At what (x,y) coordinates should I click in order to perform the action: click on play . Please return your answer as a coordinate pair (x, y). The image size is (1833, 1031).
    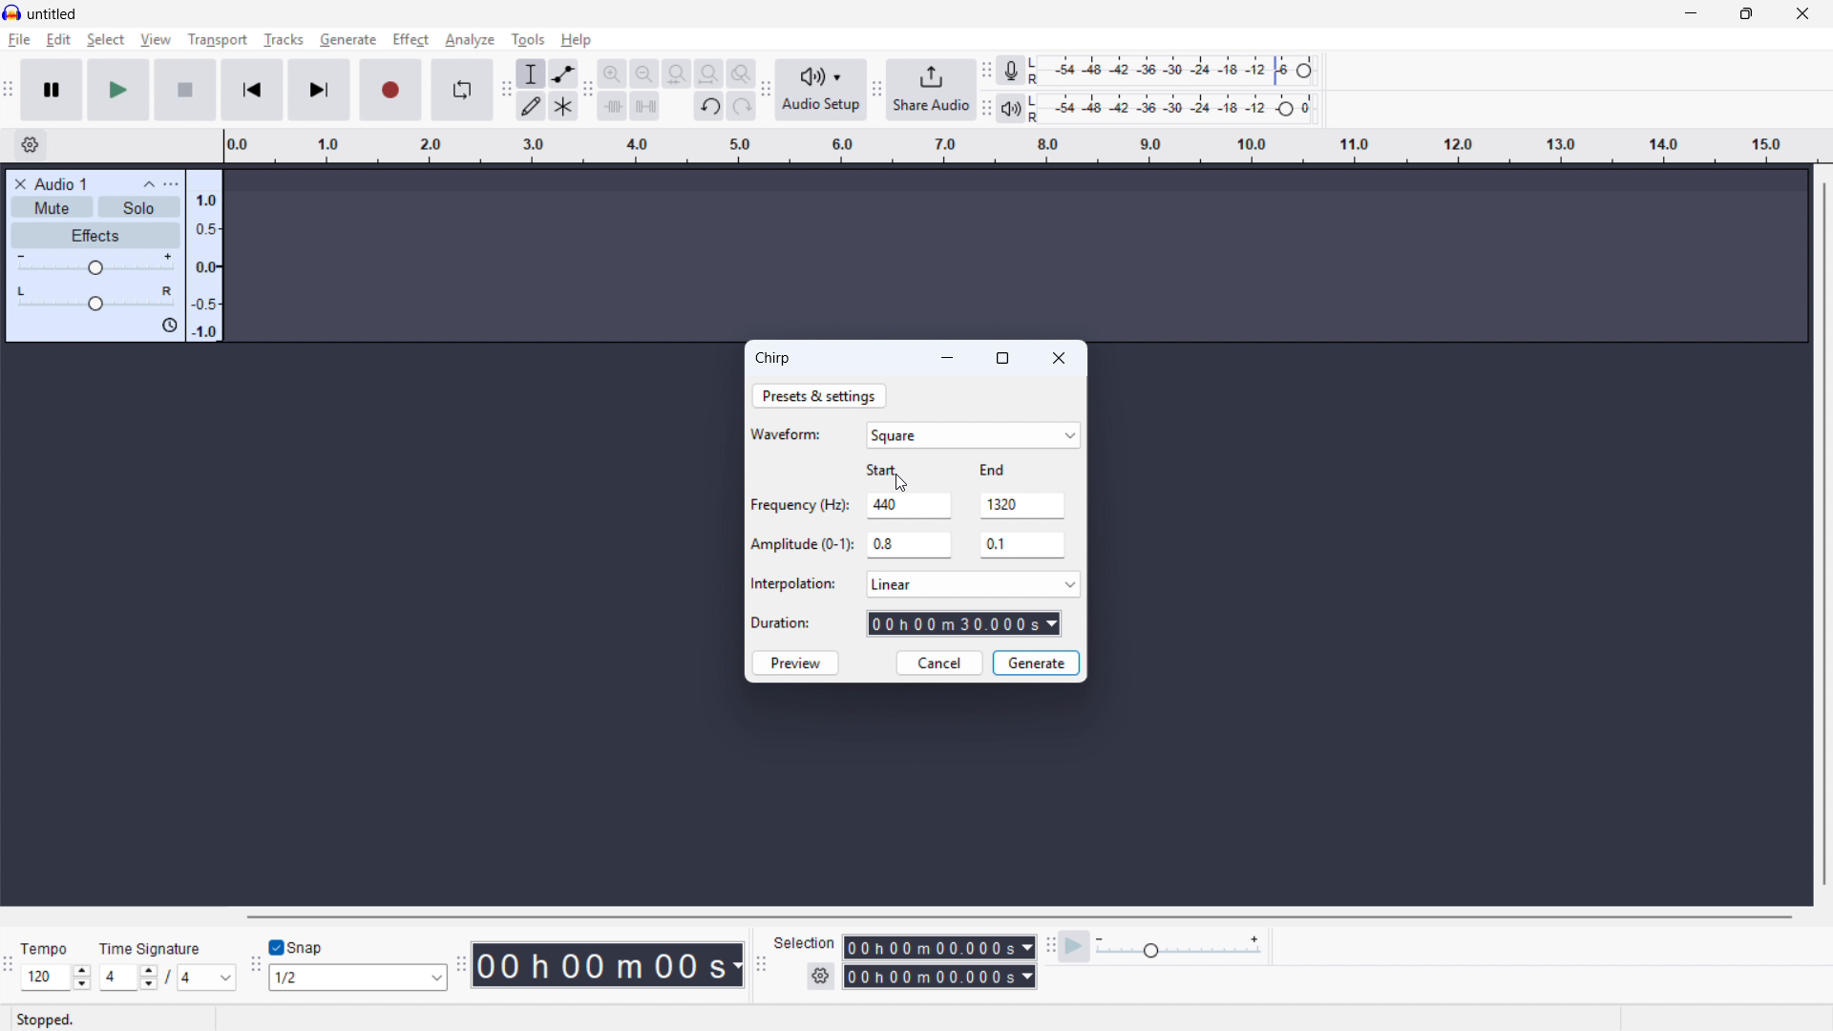
    Looking at the image, I should click on (118, 90).